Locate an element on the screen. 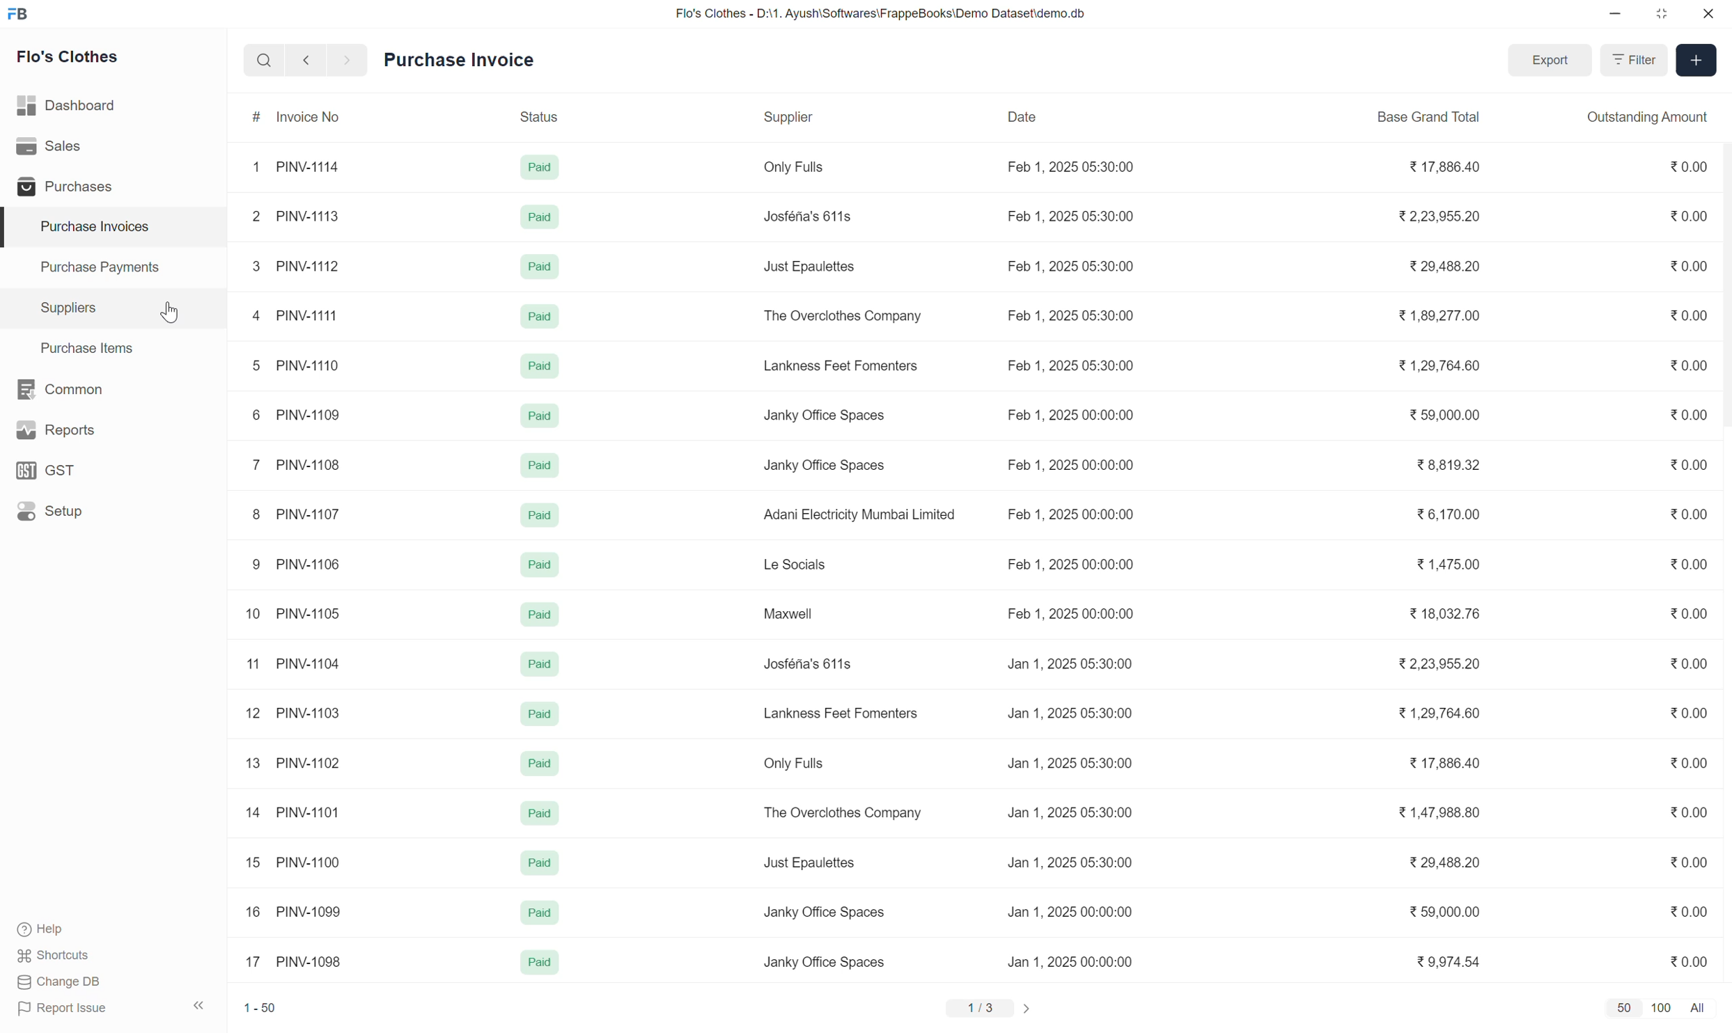  0.00 is located at coordinates (1687, 365).